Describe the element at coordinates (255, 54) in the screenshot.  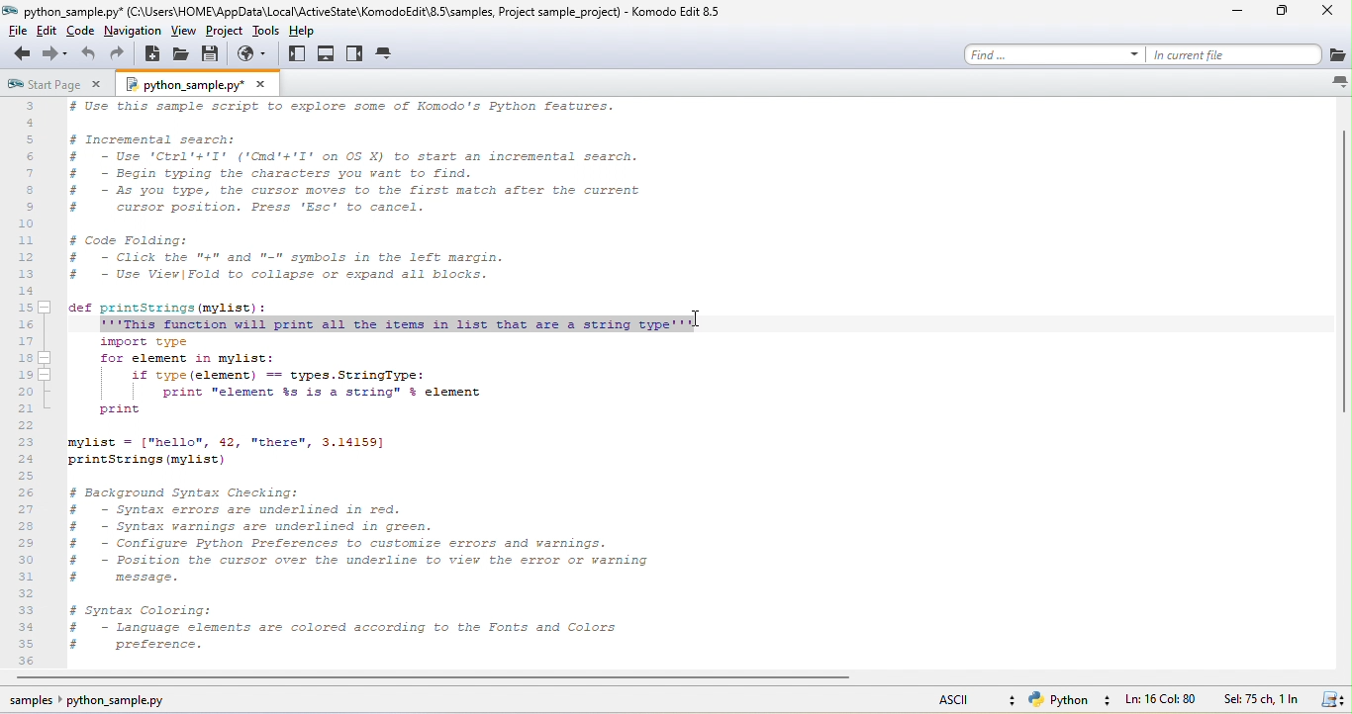
I see `browse` at that location.